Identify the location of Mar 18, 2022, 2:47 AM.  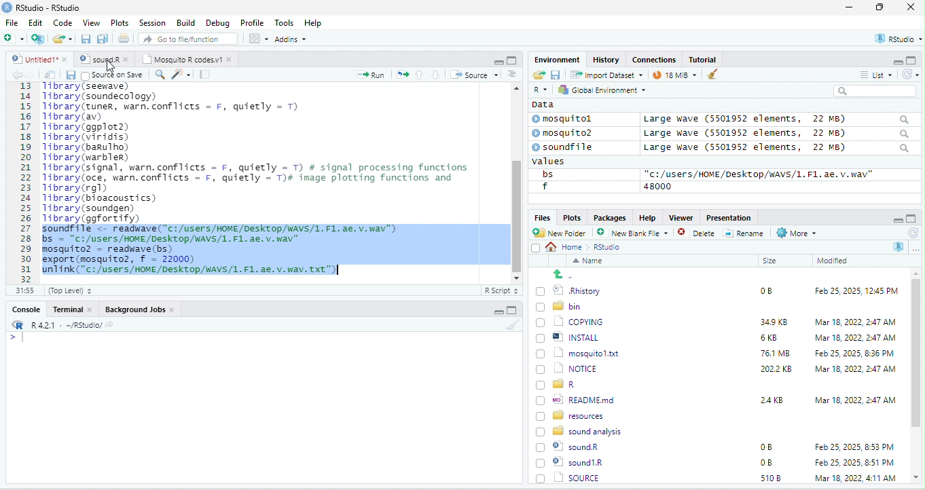
(852, 339).